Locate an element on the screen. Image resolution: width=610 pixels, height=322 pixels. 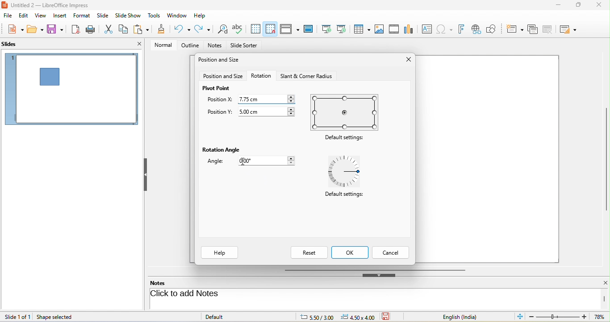
find and replace is located at coordinates (221, 30).